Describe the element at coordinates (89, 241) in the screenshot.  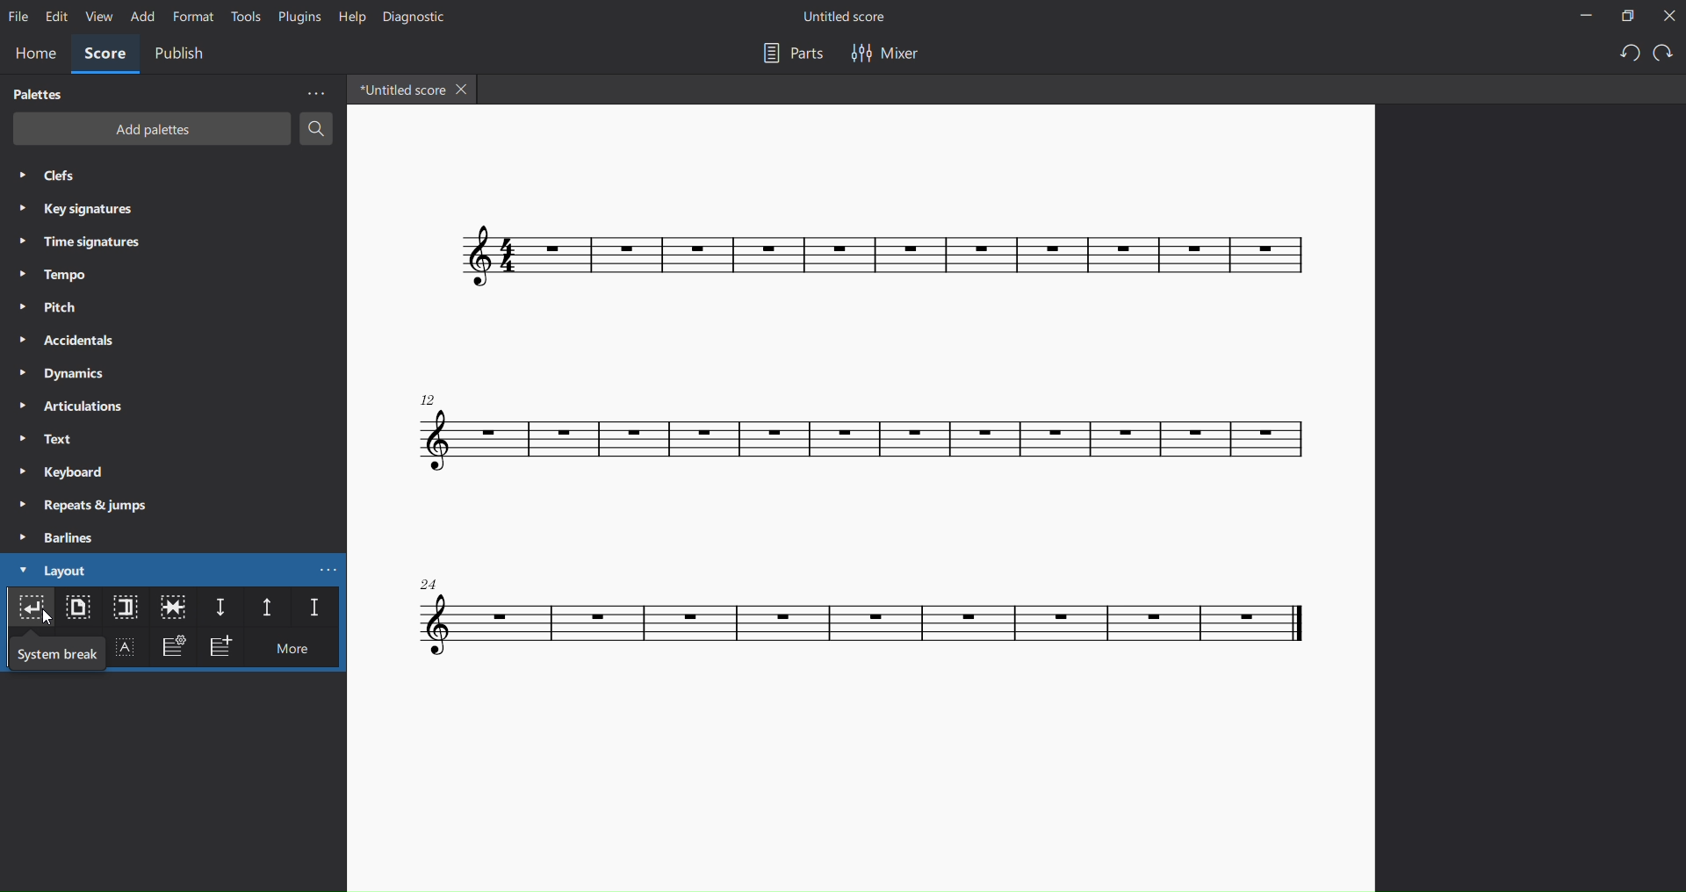
I see `time signatures` at that location.